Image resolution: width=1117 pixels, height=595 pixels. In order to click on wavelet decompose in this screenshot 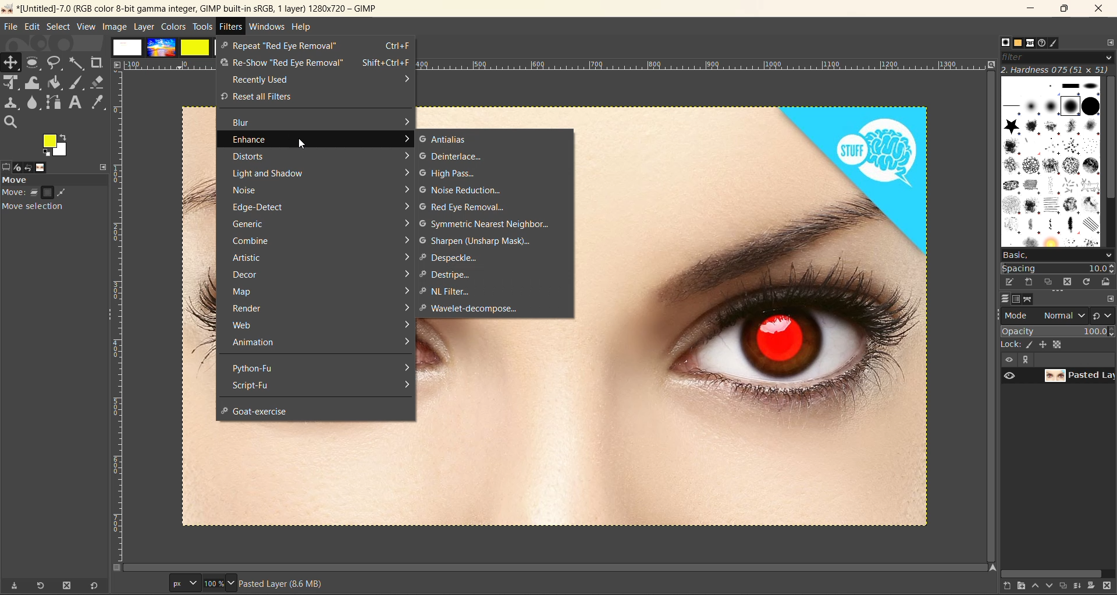, I will do `click(476, 307)`.